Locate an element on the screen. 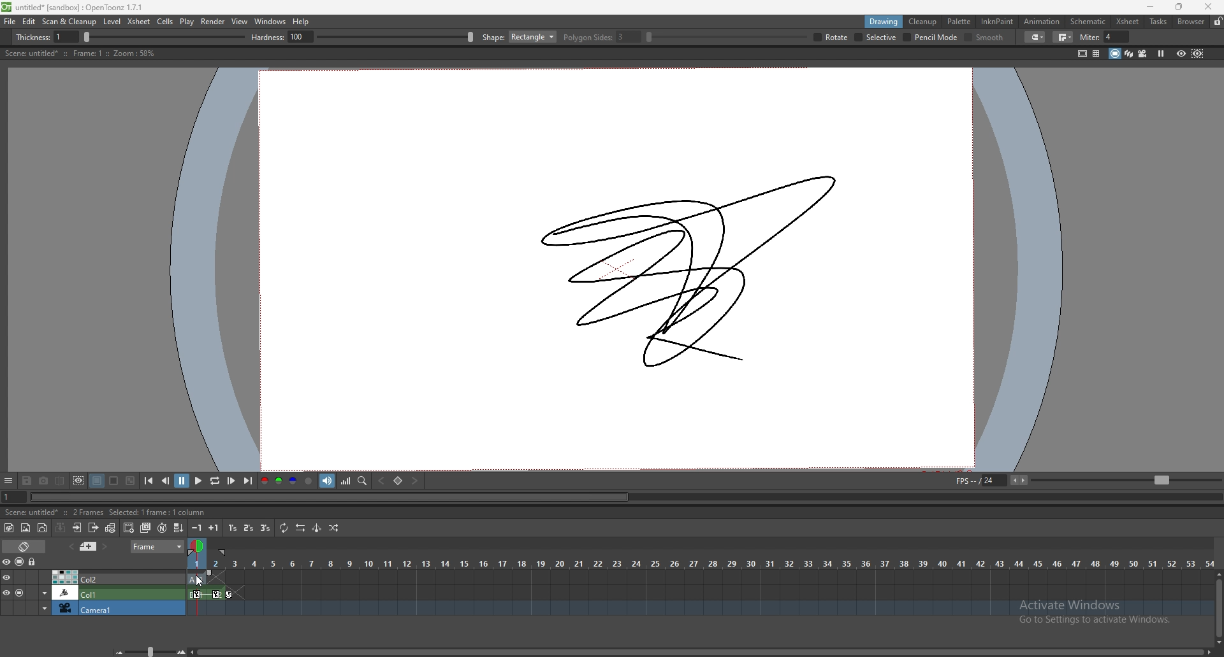 The image size is (1224, 657). frame is located at coordinates (158, 545).